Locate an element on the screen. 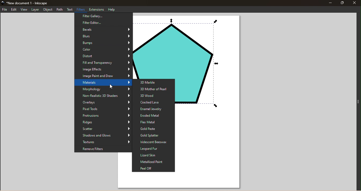 This screenshot has height=191, width=361. Gold Paste is located at coordinates (153, 129).